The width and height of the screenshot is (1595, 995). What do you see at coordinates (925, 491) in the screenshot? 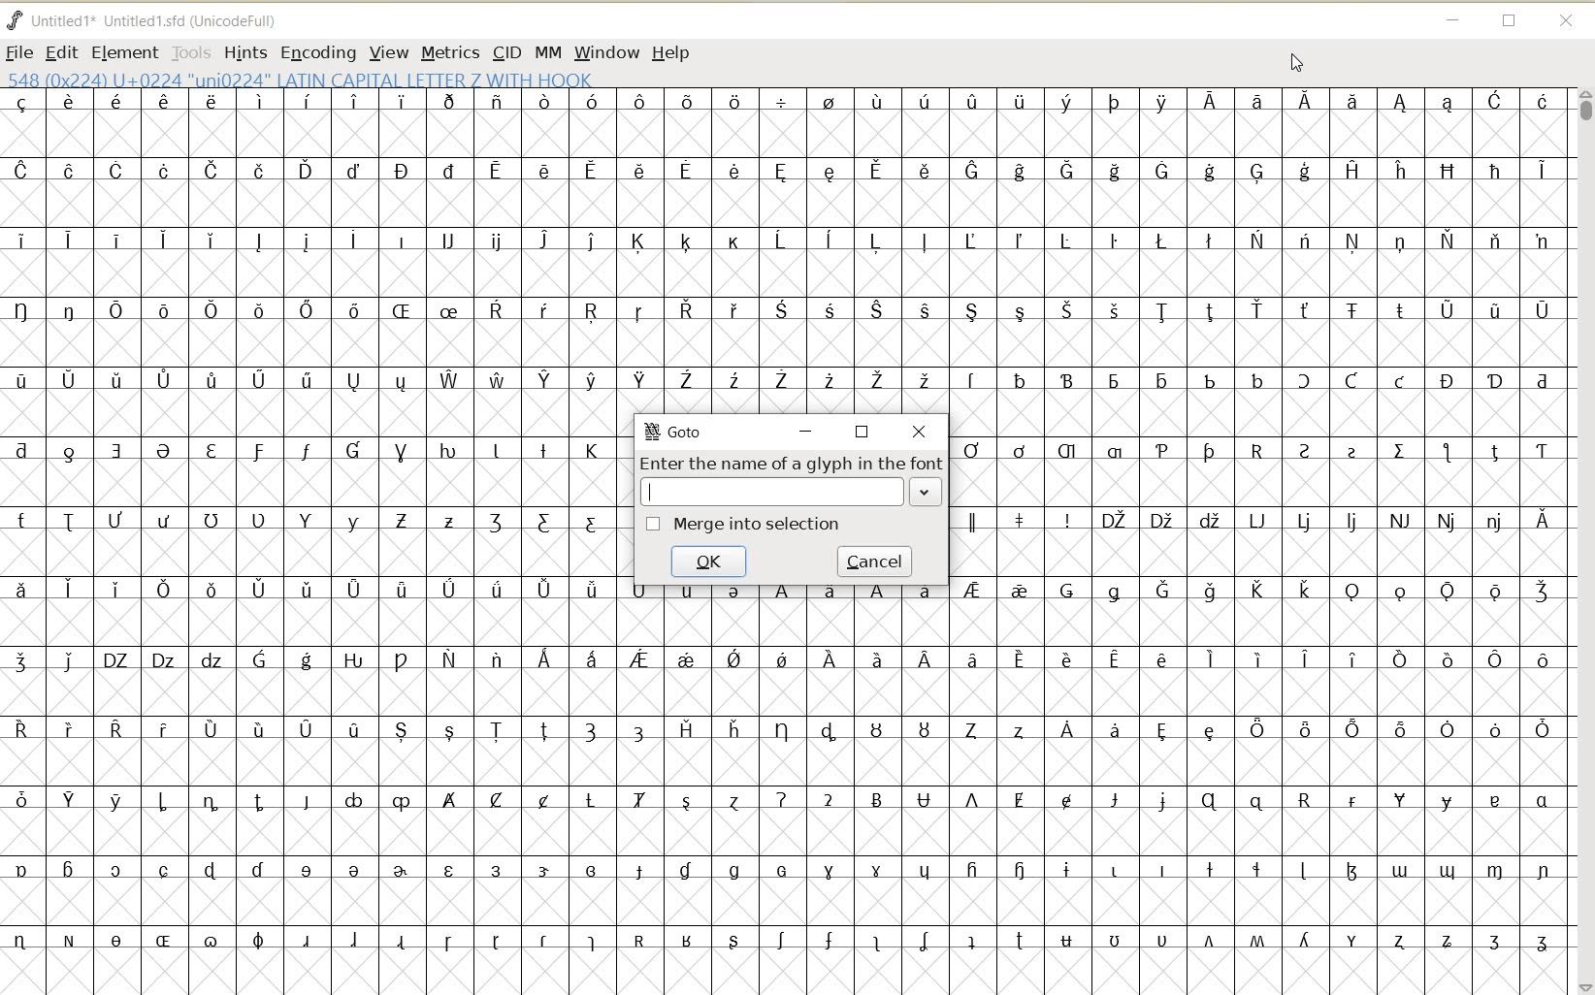
I see `EXPAND` at bounding box center [925, 491].